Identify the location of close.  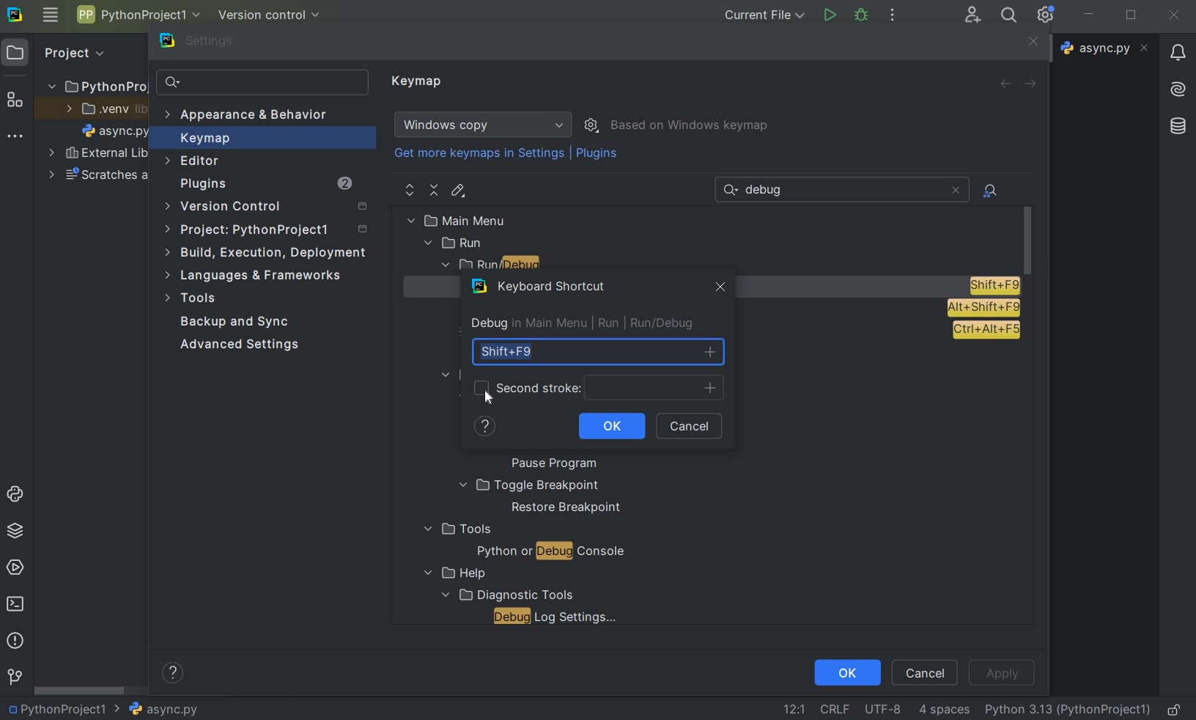
(717, 289).